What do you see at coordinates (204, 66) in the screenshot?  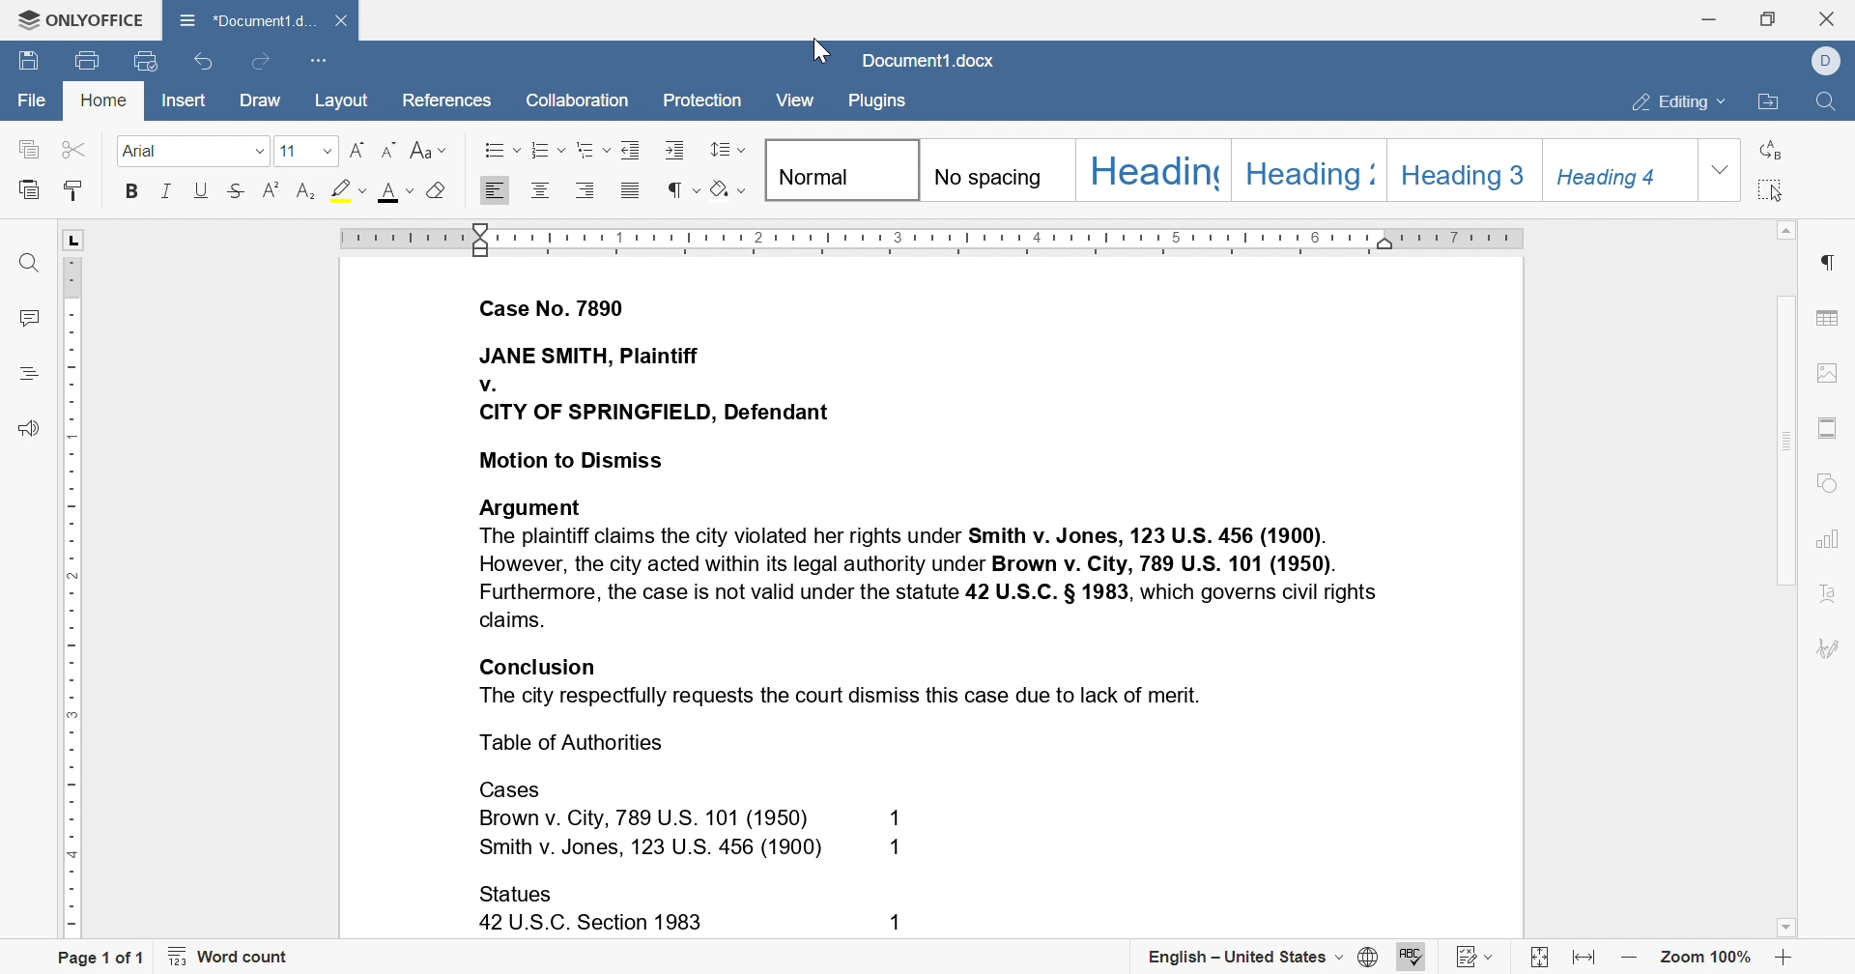 I see `undo` at bounding box center [204, 66].